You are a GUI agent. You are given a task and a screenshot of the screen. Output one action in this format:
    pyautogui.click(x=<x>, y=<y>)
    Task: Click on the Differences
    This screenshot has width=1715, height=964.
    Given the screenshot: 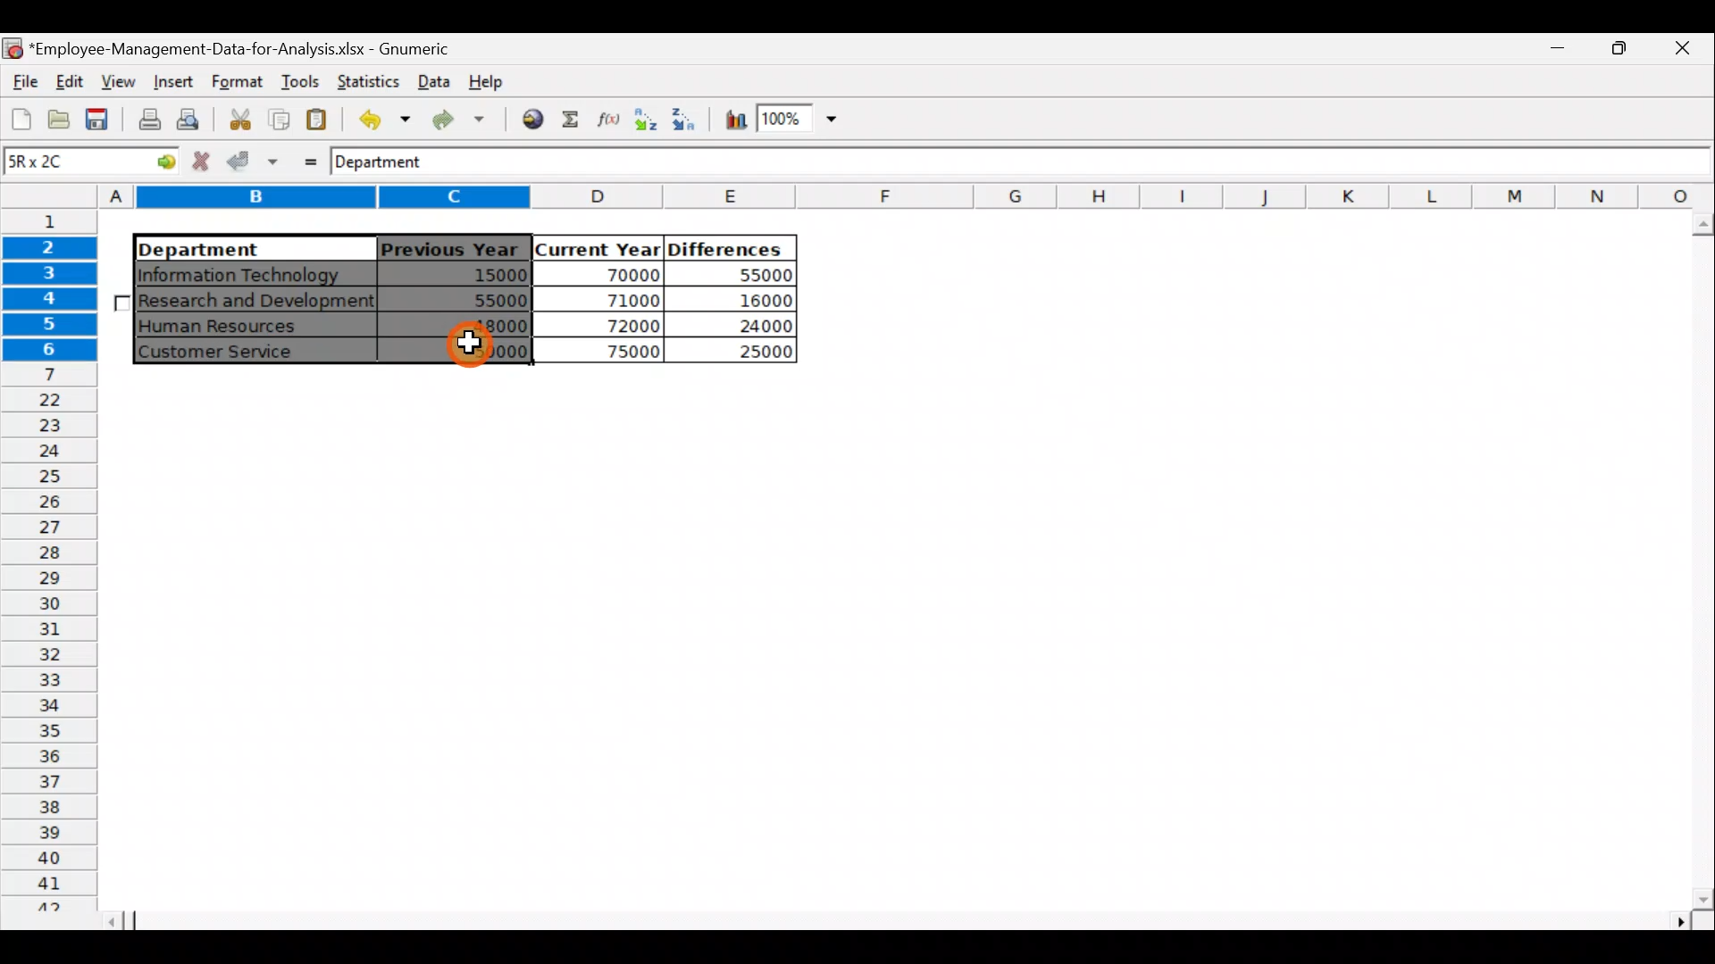 What is the action you would take?
    pyautogui.click(x=729, y=248)
    